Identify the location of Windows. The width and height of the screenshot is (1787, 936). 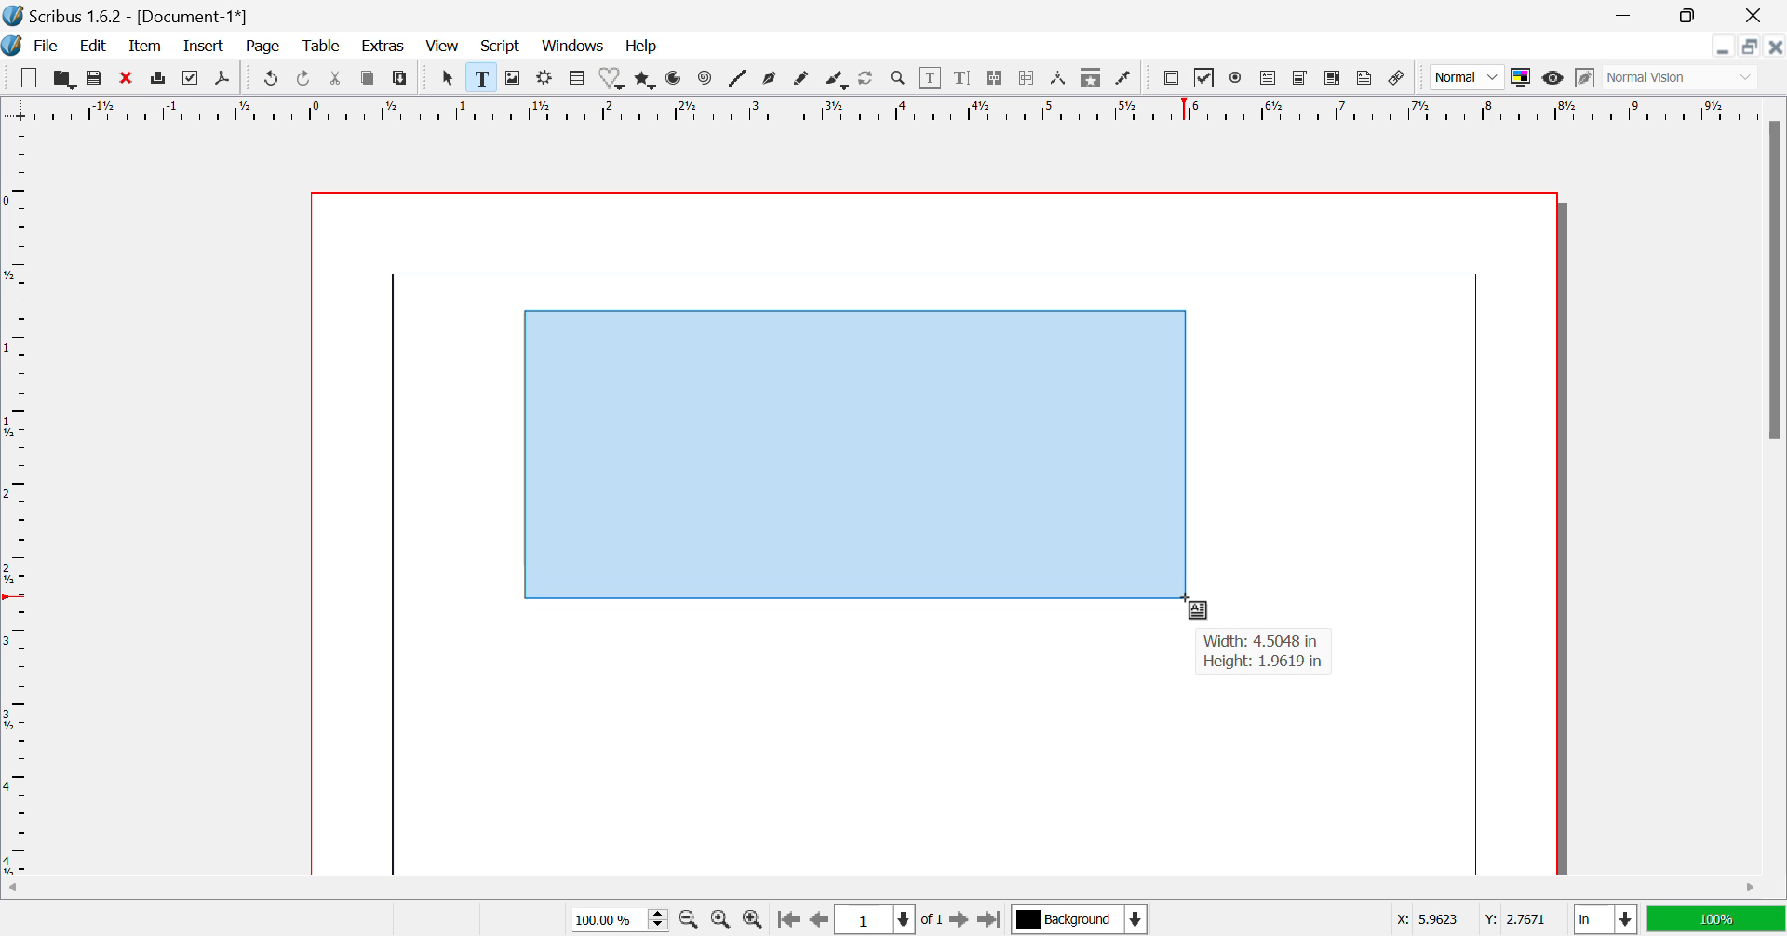
(573, 47).